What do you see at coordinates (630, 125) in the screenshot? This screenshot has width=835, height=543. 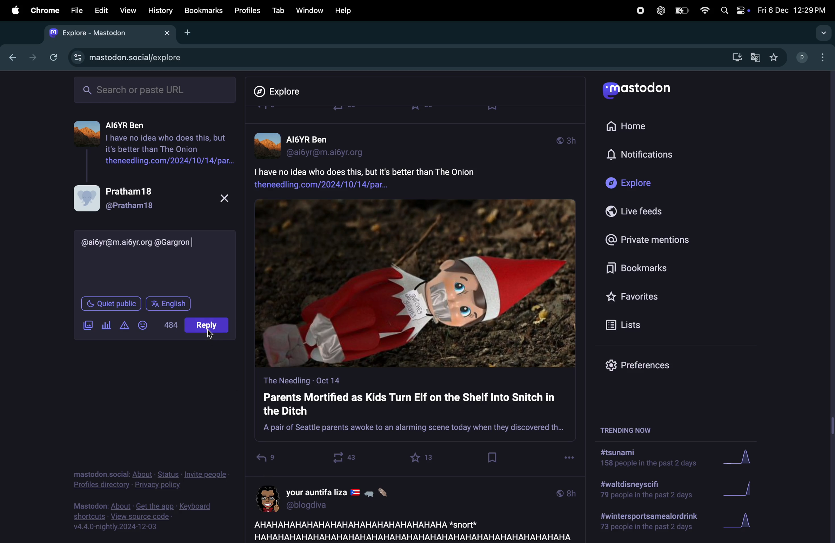 I see `Home` at bounding box center [630, 125].